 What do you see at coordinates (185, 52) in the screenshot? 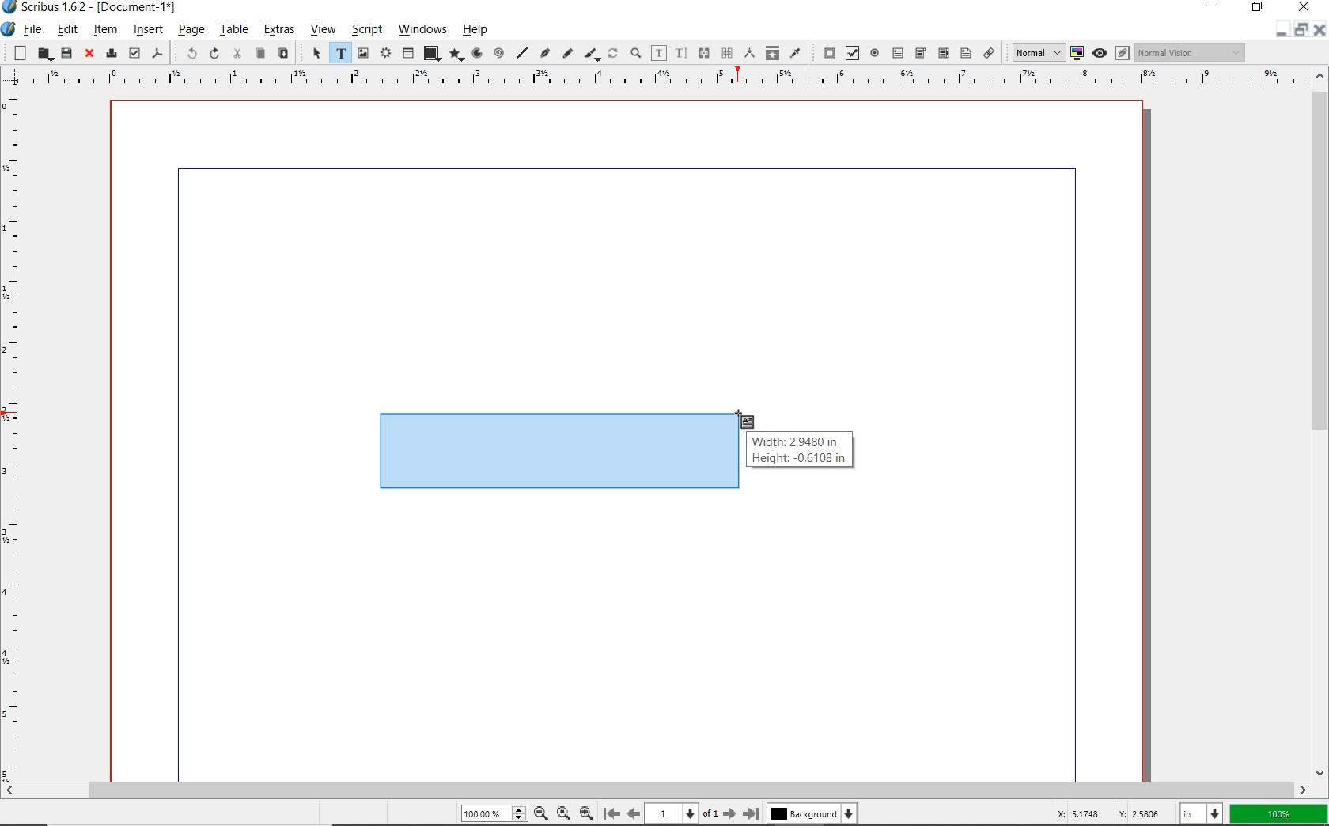
I see `undo` at bounding box center [185, 52].